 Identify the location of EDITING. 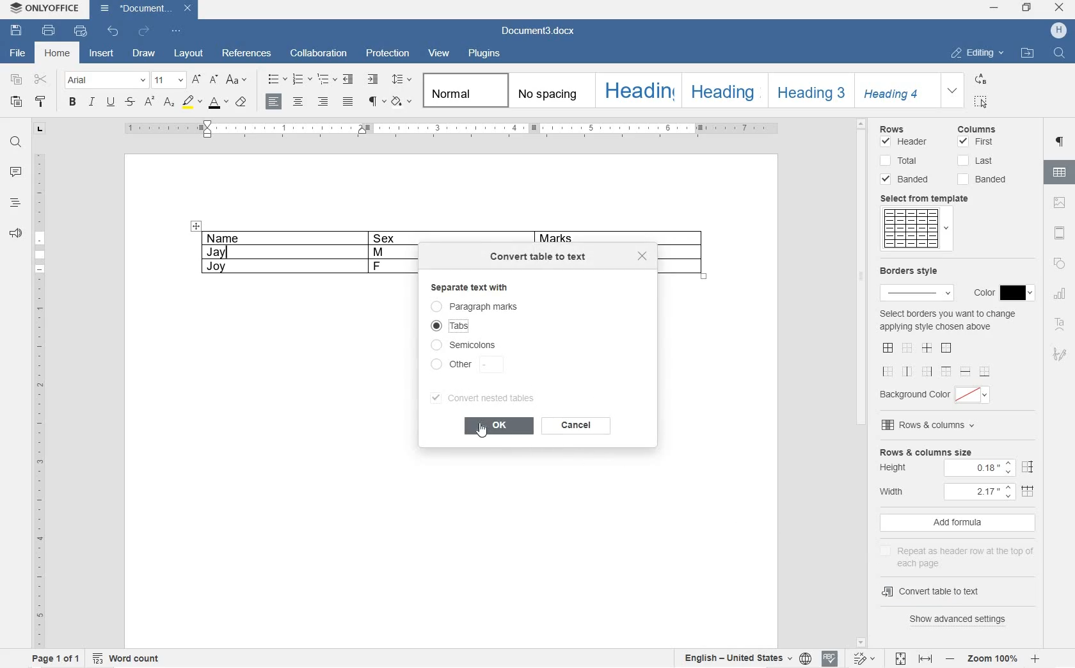
(978, 50).